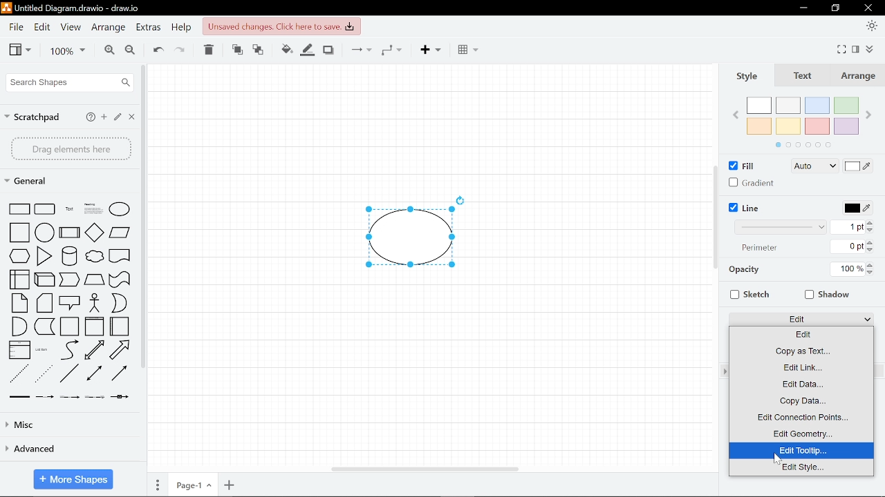  What do you see at coordinates (44, 303) in the screenshot?
I see `card` at bounding box center [44, 303].